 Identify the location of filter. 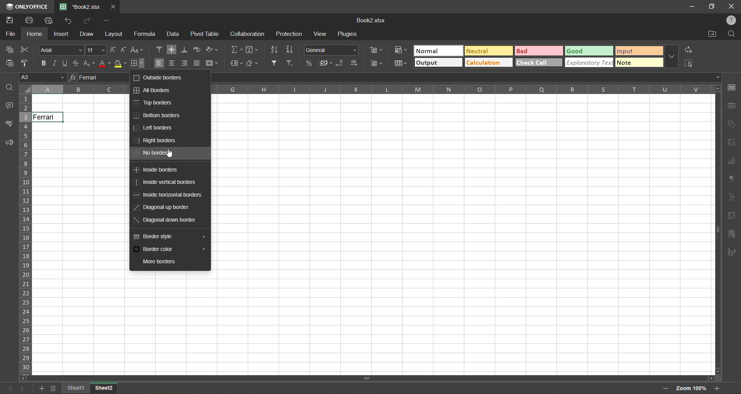
(274, 63).